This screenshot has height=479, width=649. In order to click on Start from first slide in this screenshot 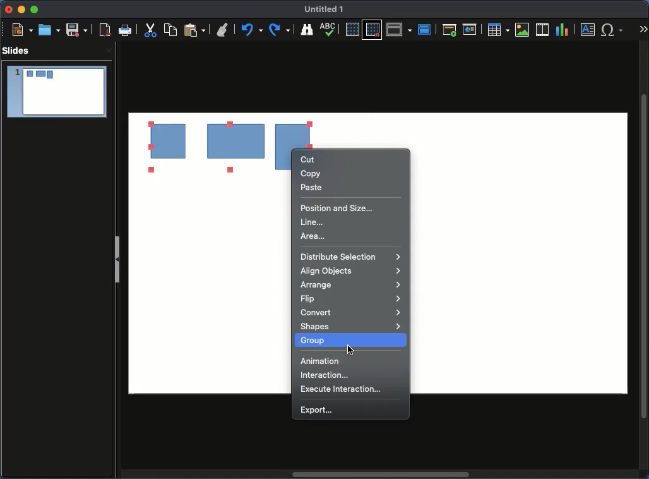, I will do `click(450, 30)`.